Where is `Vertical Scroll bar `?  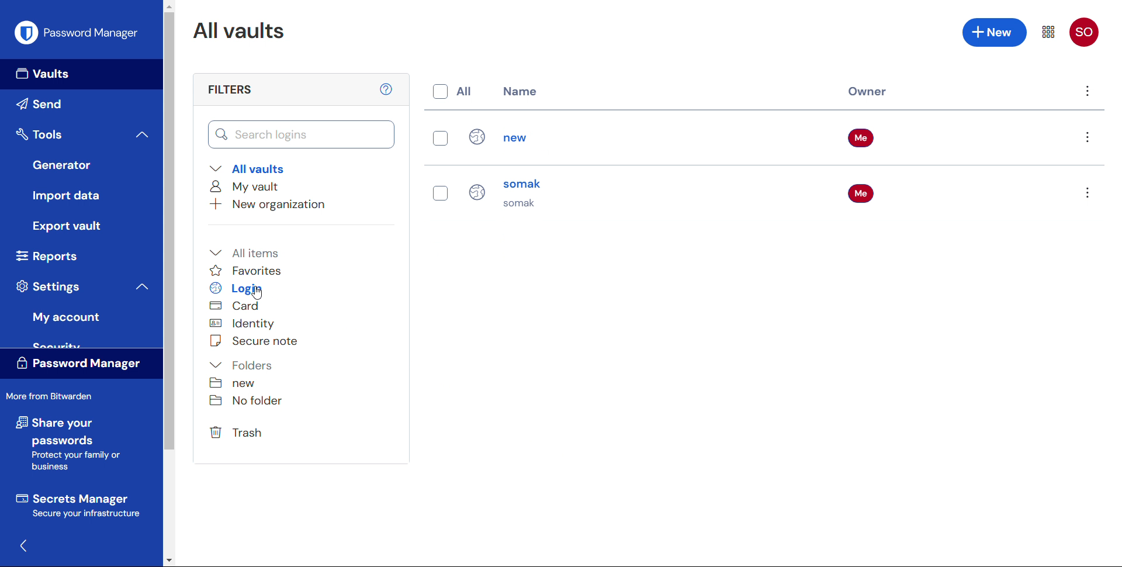
Vertical Scroll bar  is located at coordinates (168, 231).